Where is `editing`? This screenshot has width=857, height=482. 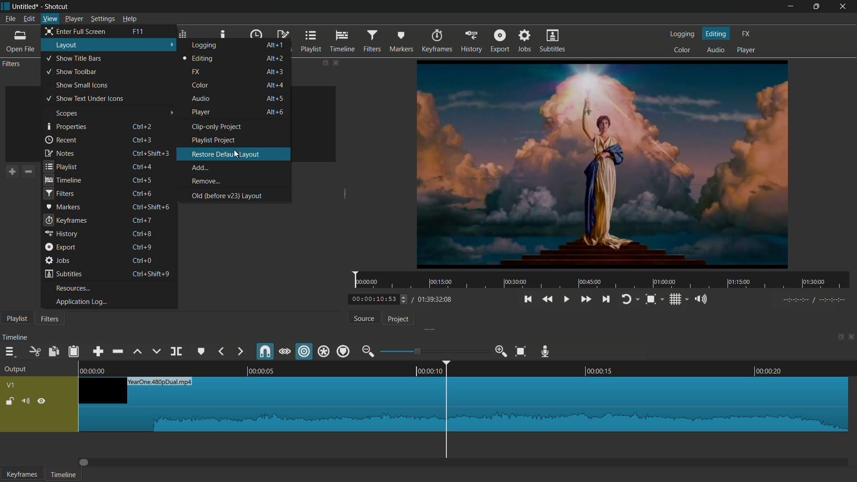 editing is located at coordinates (198, 58).